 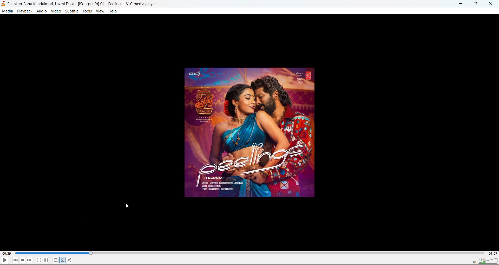 I want to click on close, so click(x=490, y=4).